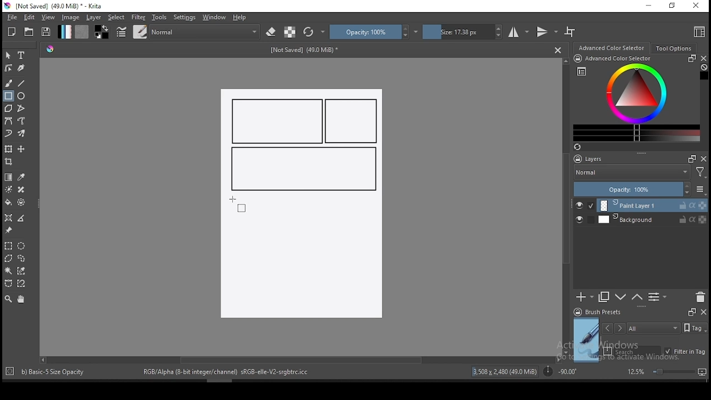  Describe the element at coordinates (8, 67) in the screenshot. I see `edit shapes tool` at that location.